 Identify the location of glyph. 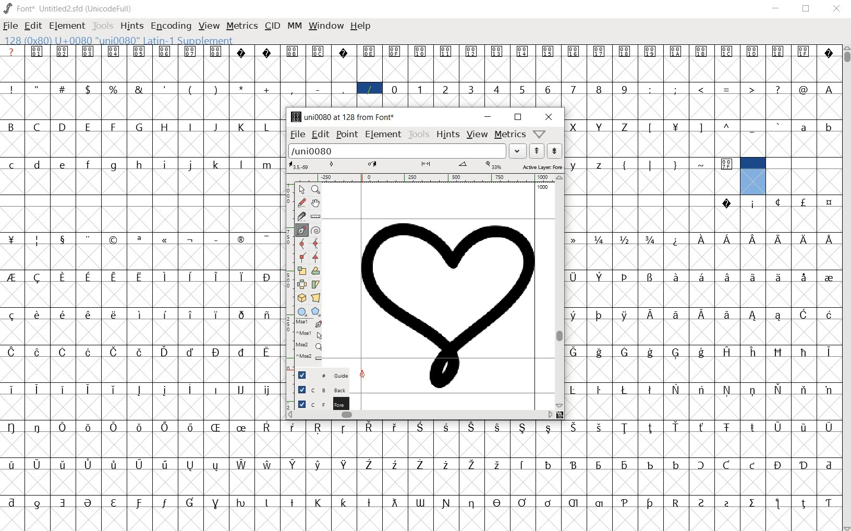
(241, 277).